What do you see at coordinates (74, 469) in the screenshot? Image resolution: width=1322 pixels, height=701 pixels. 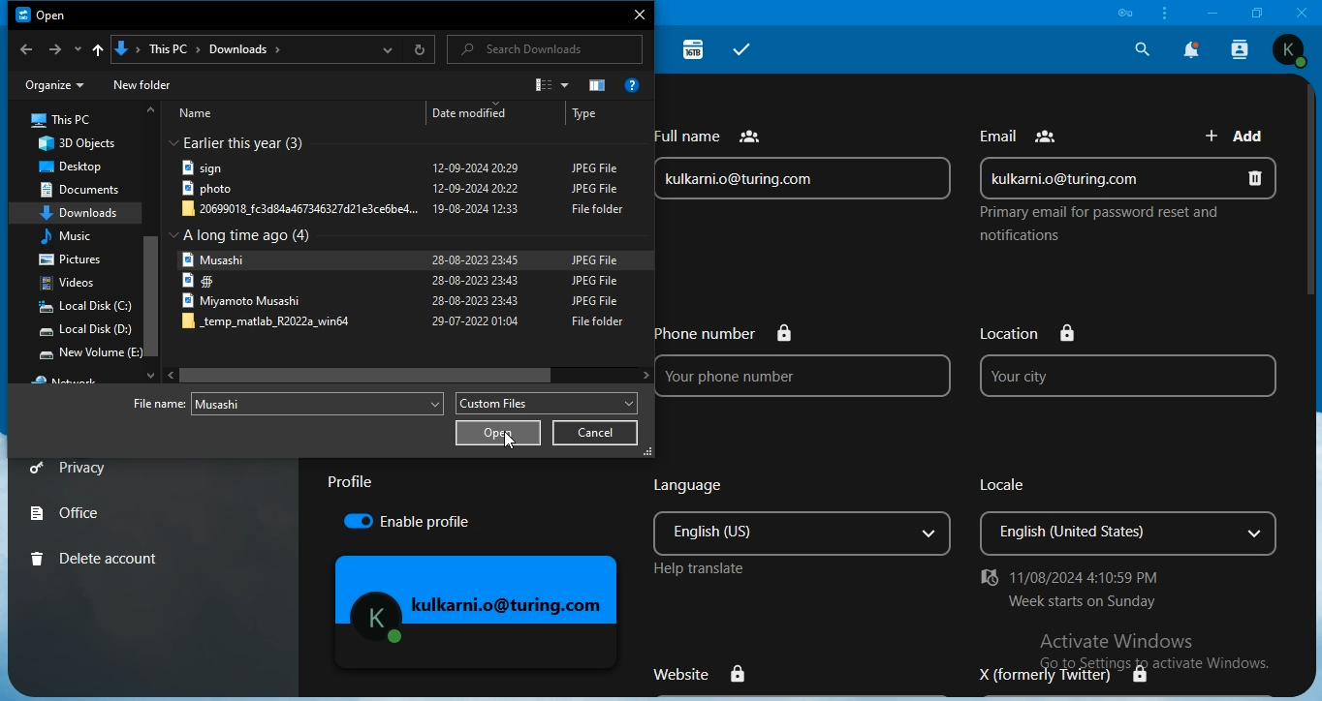 I see `privacy` at bounding box center [74, 469].